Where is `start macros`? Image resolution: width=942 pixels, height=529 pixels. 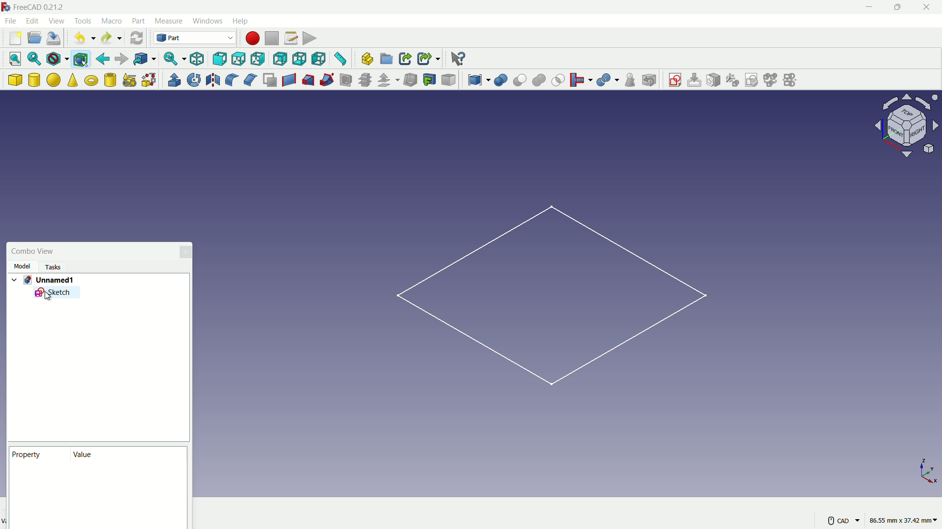 start macros is located at coordinates (253, 38).